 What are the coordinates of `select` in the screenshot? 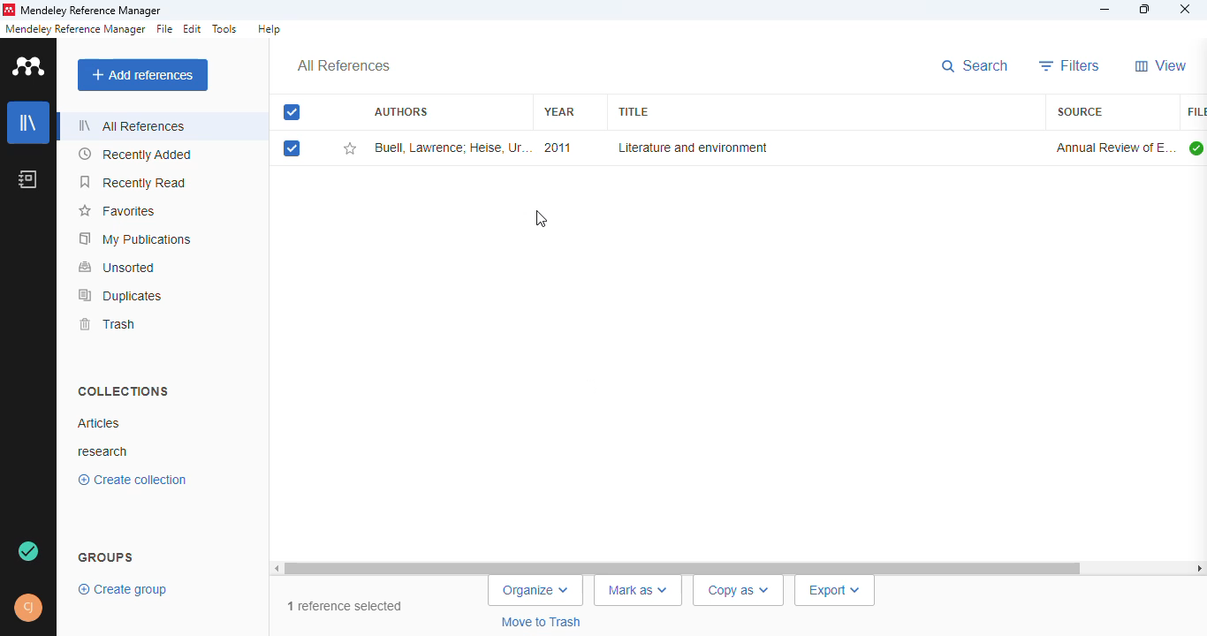 It's located at (292, 112).